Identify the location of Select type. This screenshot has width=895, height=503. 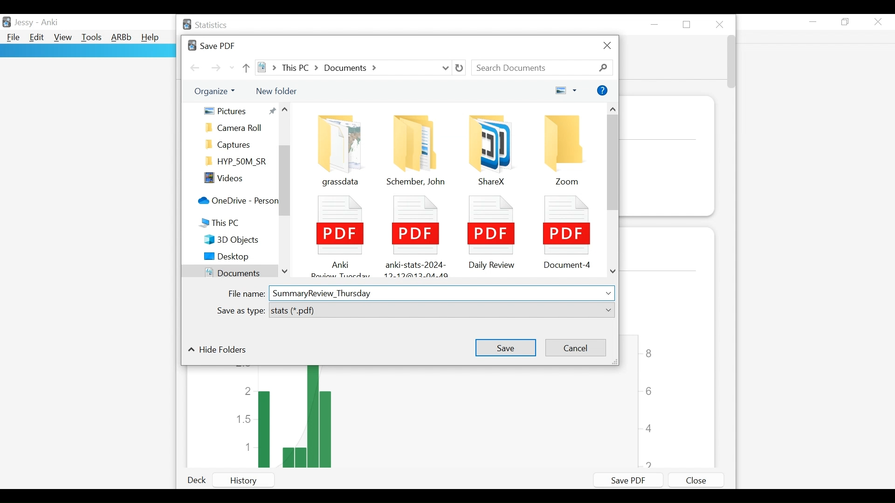
(441, 311).